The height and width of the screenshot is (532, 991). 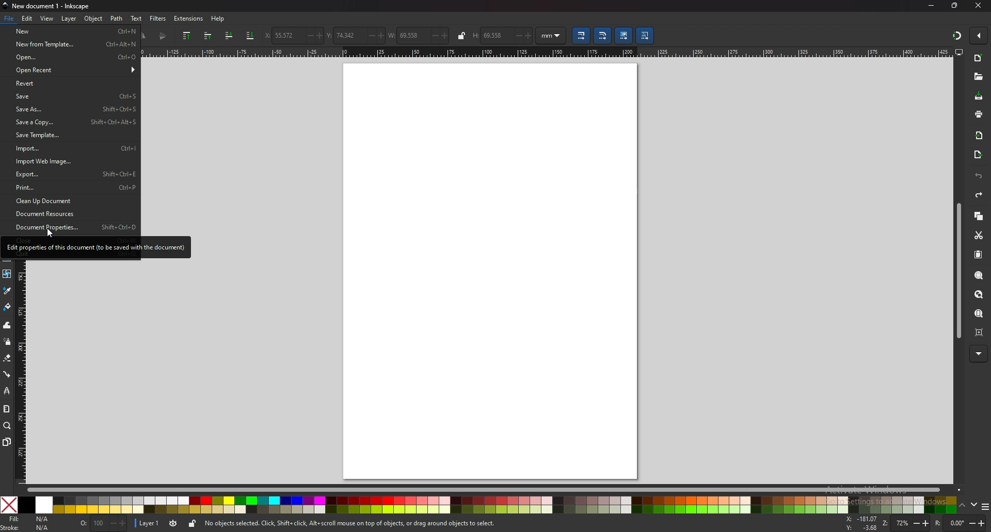 I want to click on zoom, so click(x=7, y=426).